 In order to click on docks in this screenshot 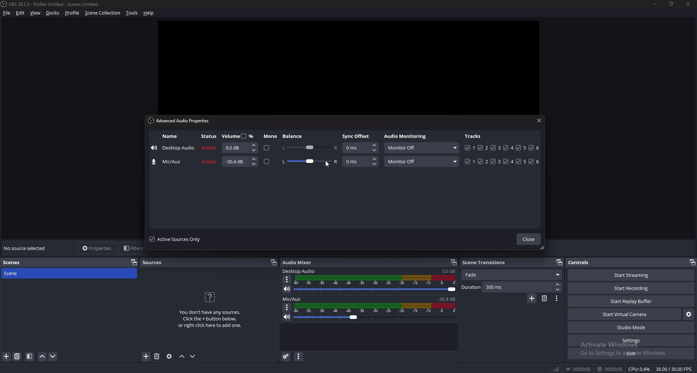, I will do `click(53, 13)`.